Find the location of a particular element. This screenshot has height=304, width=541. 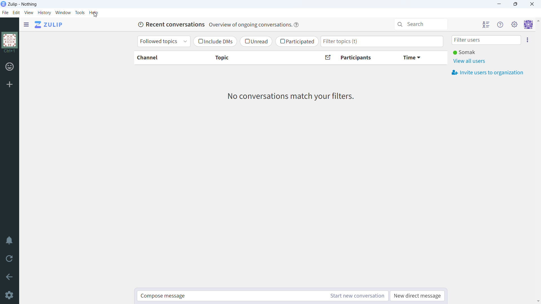

view is located at coordinates (29, 12).